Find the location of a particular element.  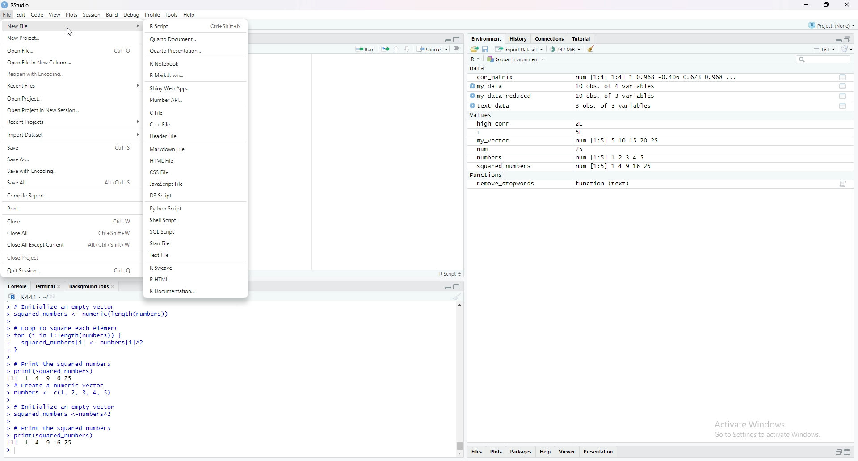

New File is located at coordinates (60, 26).